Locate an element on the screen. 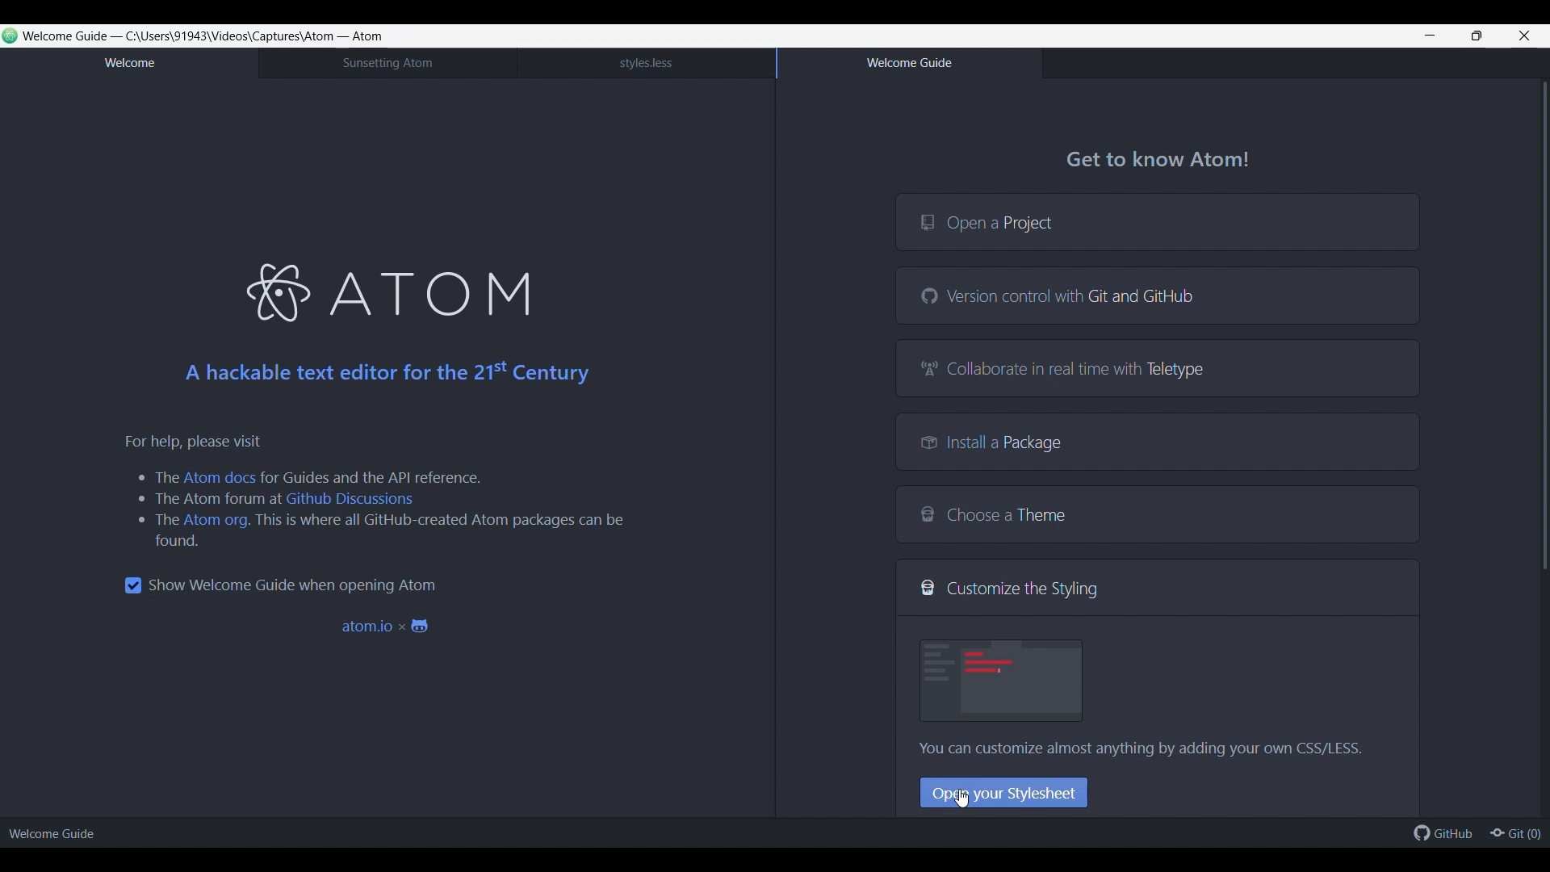 This screenshot has height=872, width=1550. For help, please visit is located at coordinates (196, 441).